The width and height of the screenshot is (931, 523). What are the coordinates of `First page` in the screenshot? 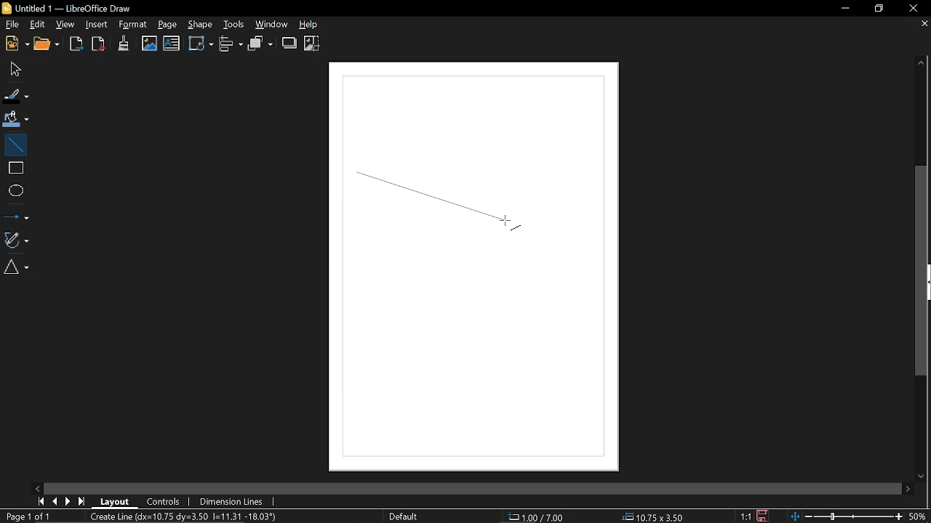 It's located at (39, 500).